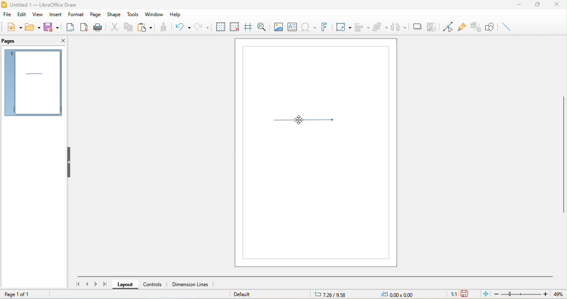  I want to click on window, so click(154, 14).